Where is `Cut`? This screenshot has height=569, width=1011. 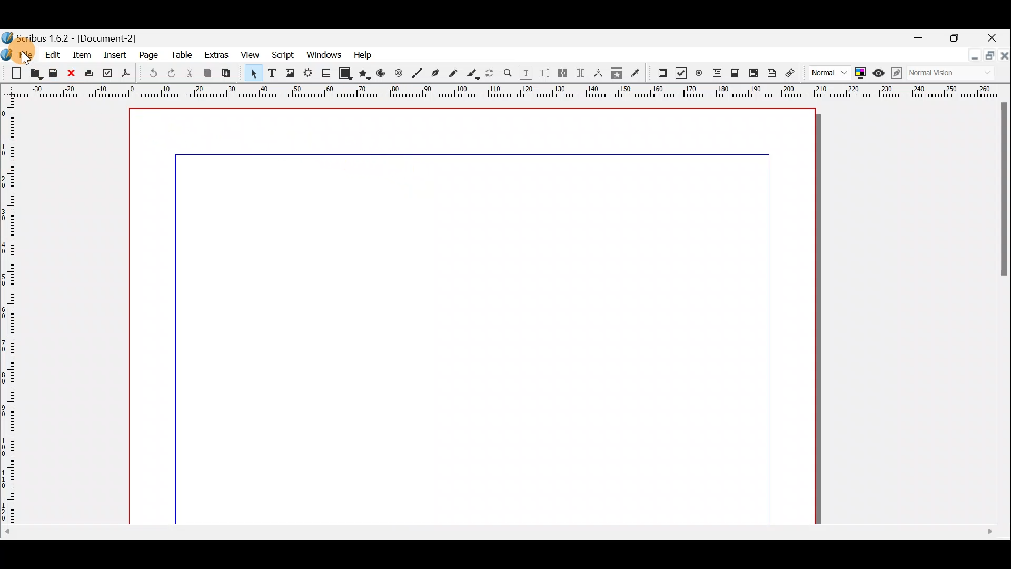 Cut is located at coordinates (190, 74).